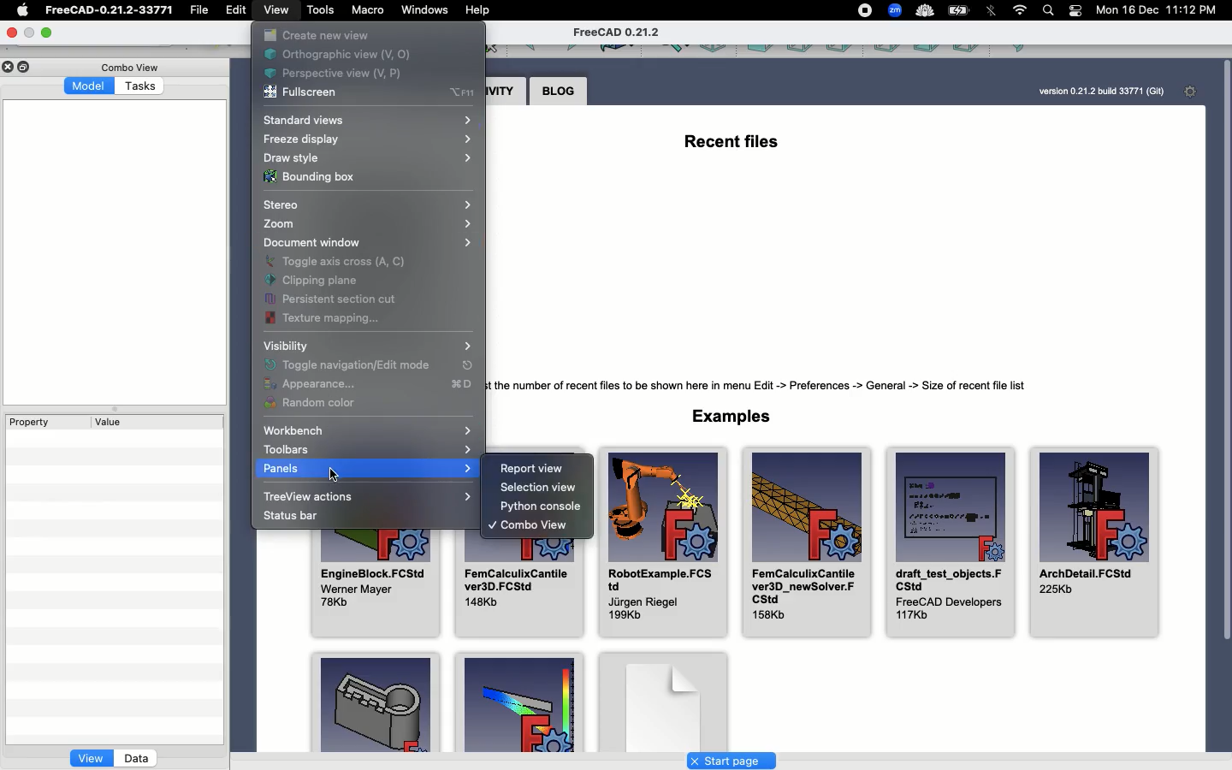 The image size is (1232, 770). I want to click on Edit, so click(234, 12).